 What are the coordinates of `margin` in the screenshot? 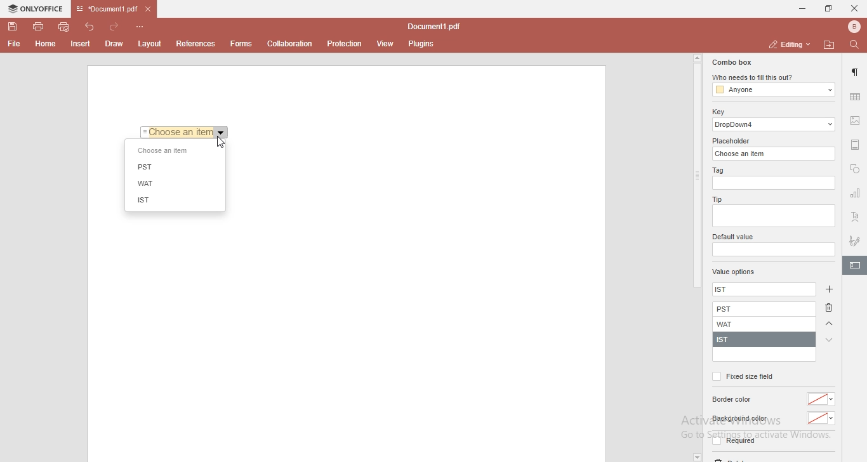 It's located at (856, 143).